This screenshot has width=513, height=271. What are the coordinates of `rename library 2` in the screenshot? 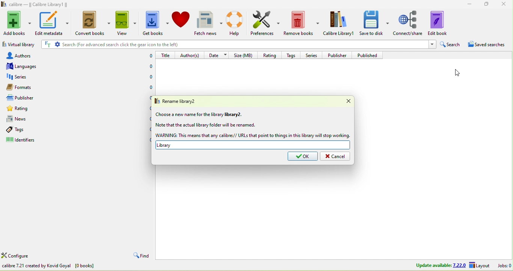 It's located at (182, 101).